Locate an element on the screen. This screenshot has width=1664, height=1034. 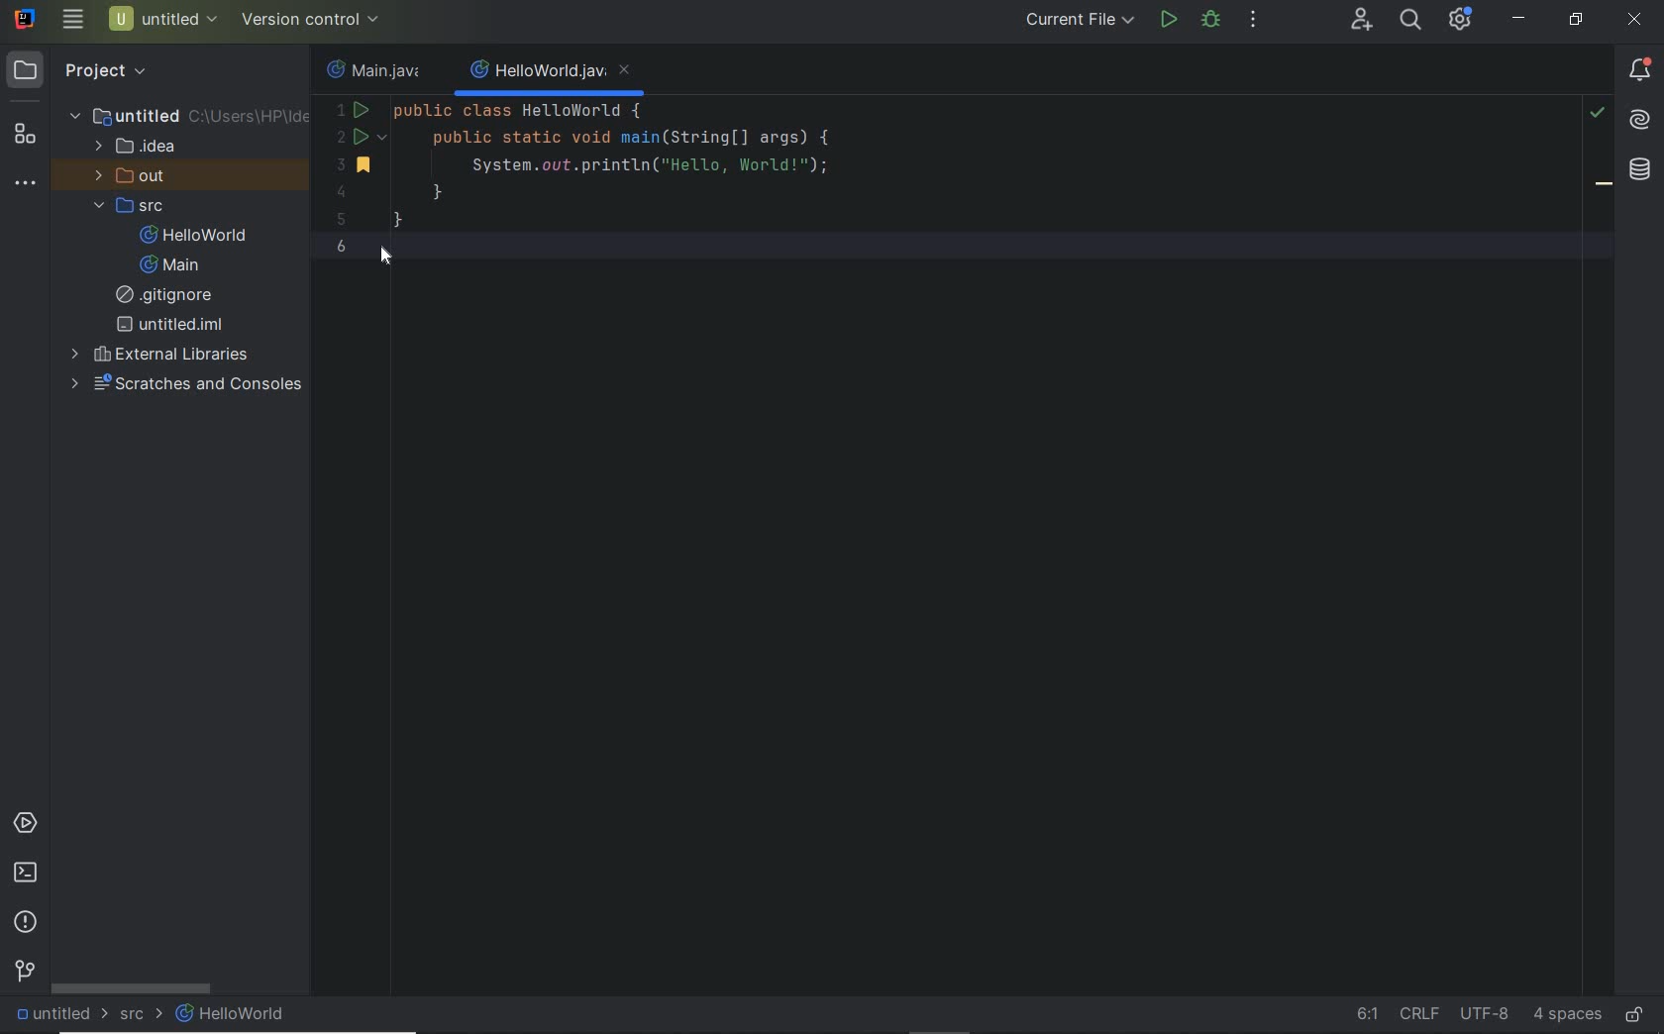
system name is located at coordinates (27, 18).